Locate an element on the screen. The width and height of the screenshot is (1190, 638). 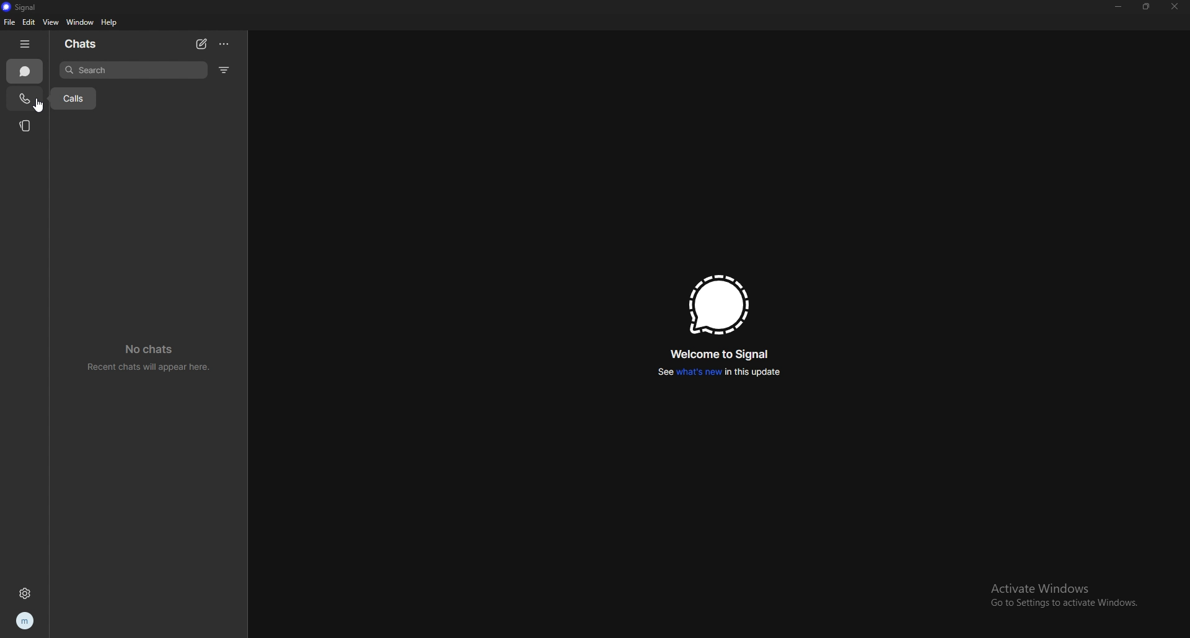
signal logo is located at coordinates (718, 304).